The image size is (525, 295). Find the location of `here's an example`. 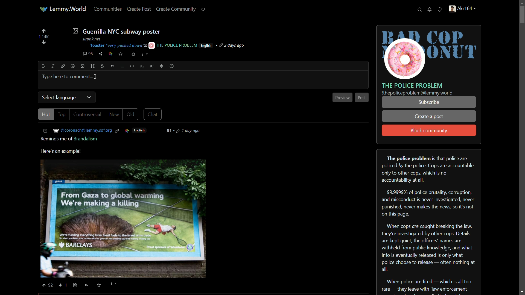

here's an example is located at coordinates (61, 151).